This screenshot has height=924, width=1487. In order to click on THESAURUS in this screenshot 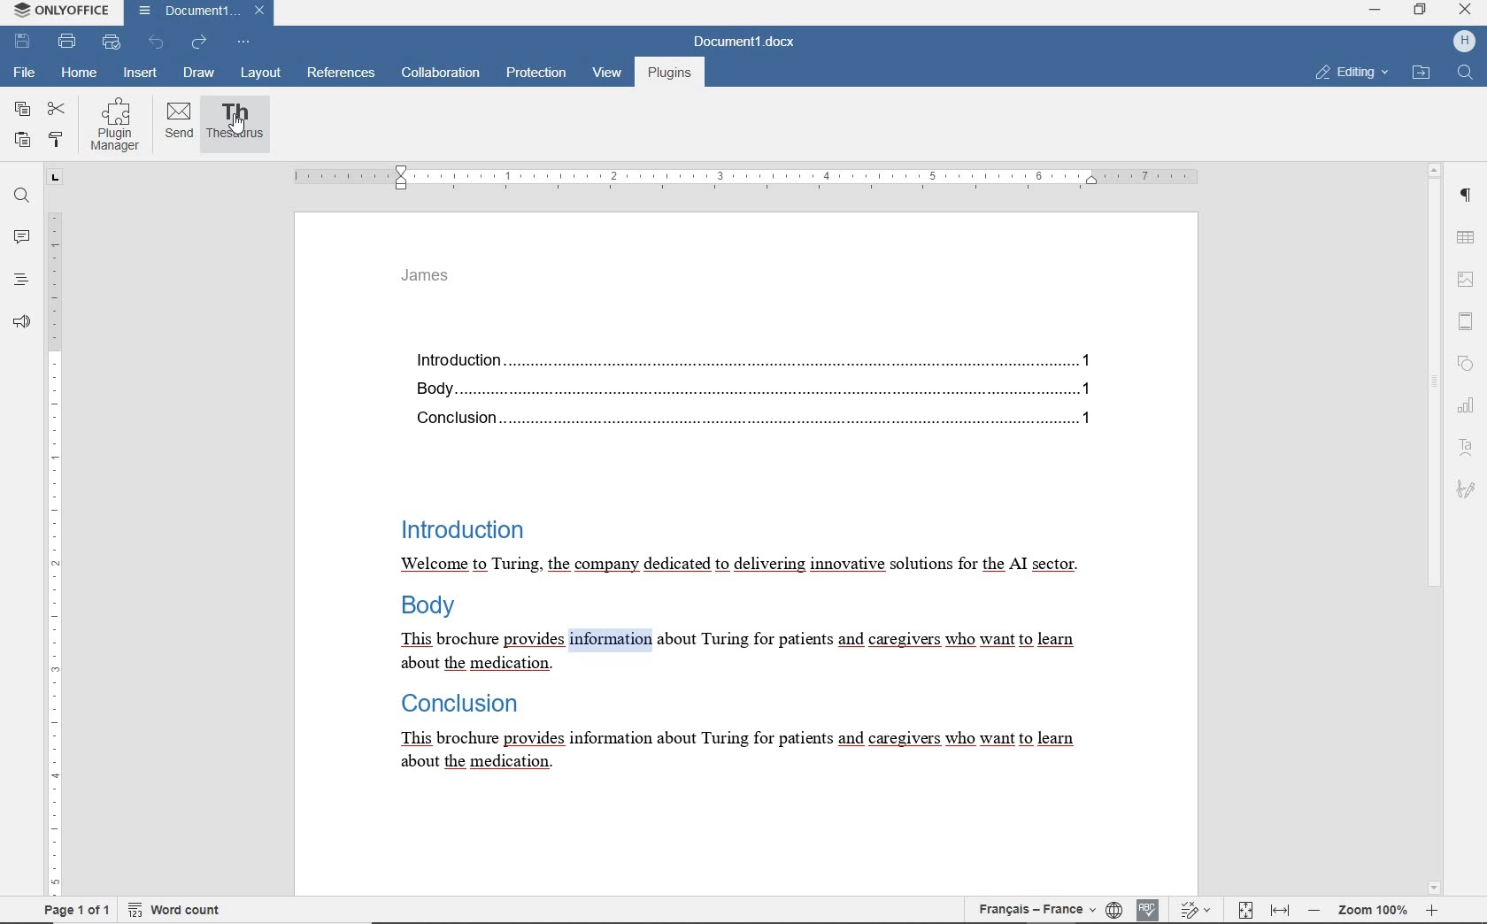, I will do `click(236, 125)`.